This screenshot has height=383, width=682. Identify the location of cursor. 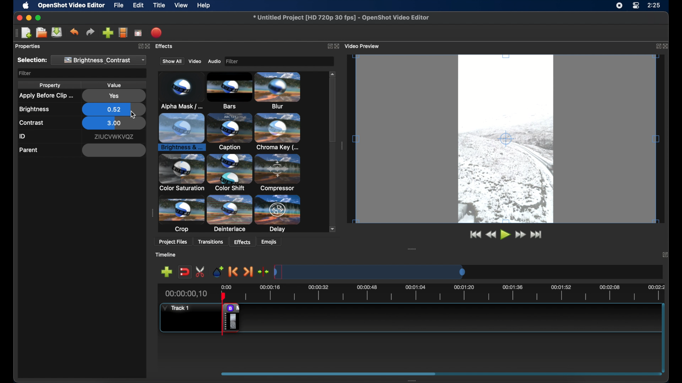
(134, 115).